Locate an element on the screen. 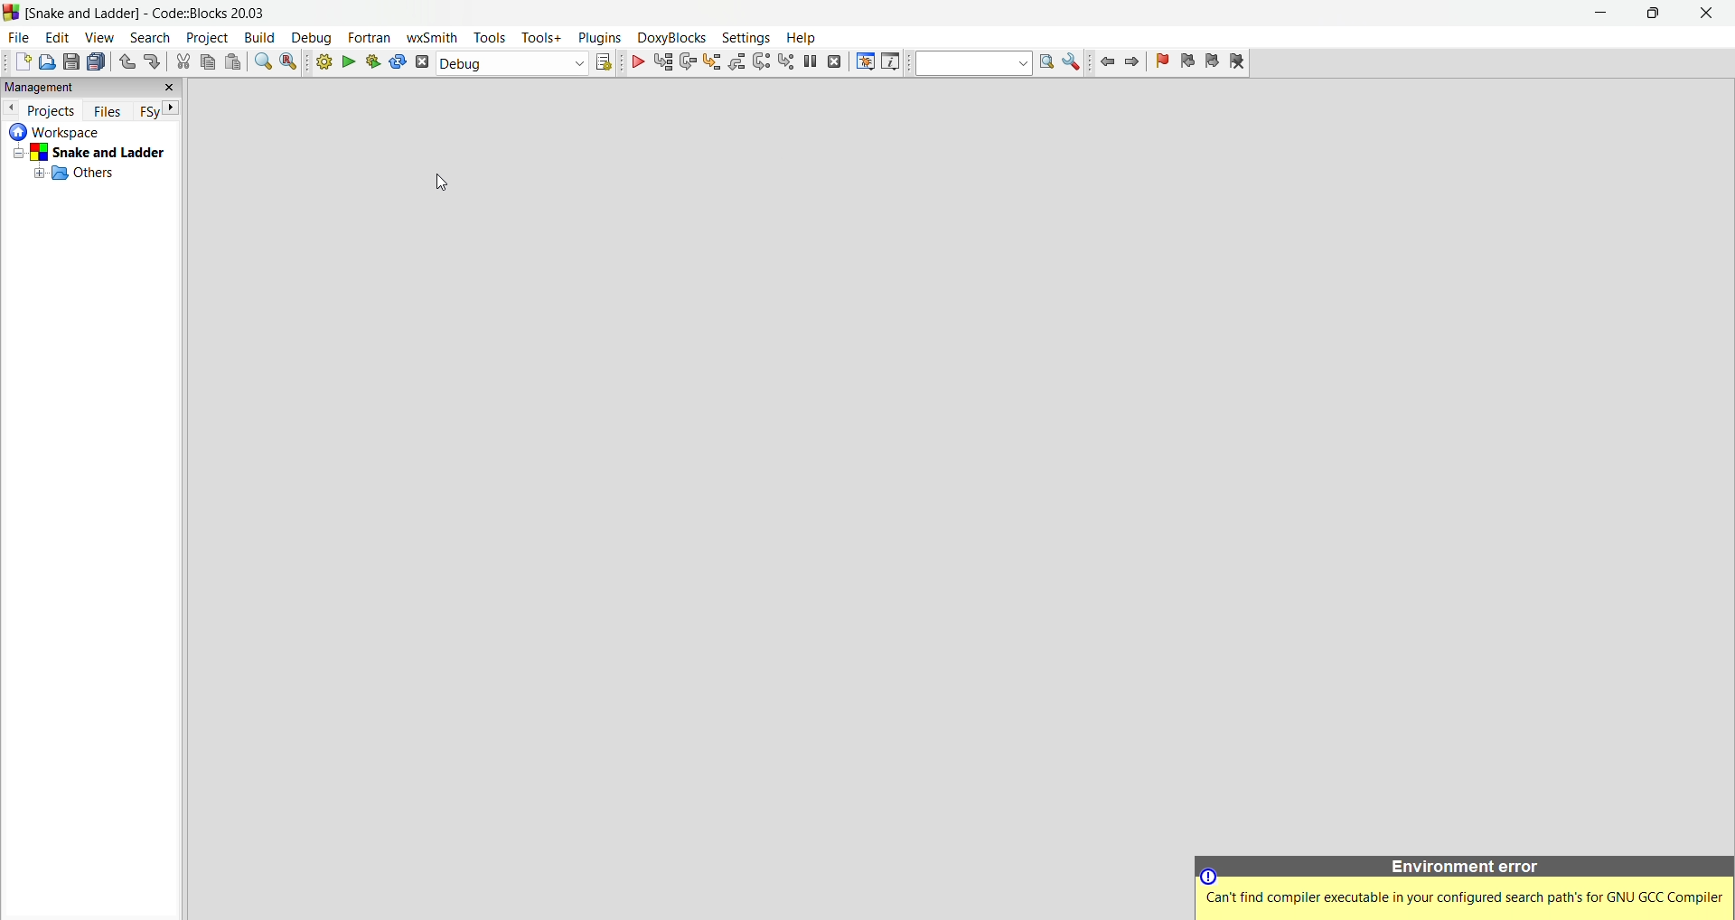 The width and height of the screenshot is (1735, 920). cursor is located at coordinates (446, 183).